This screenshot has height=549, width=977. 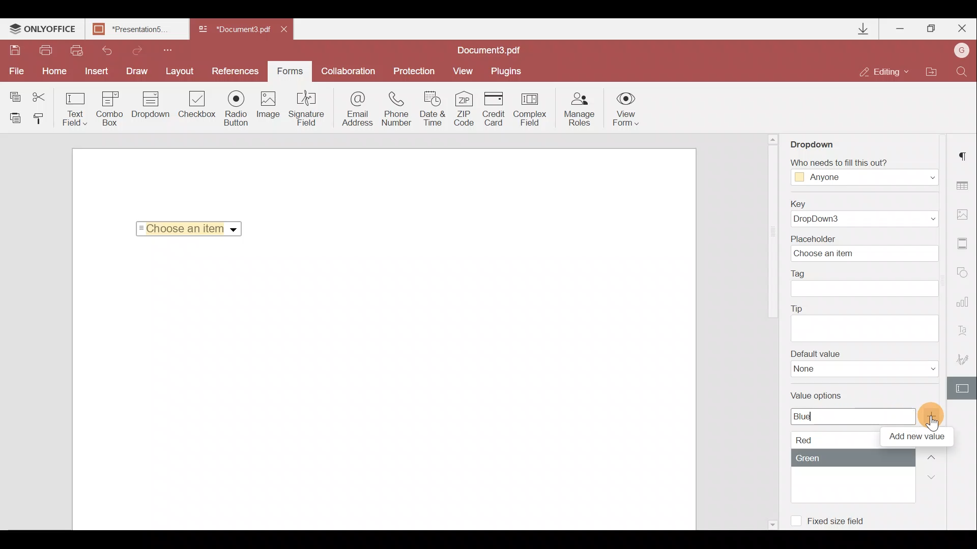 I want to click on Table settings, so click(x=967, y=186).